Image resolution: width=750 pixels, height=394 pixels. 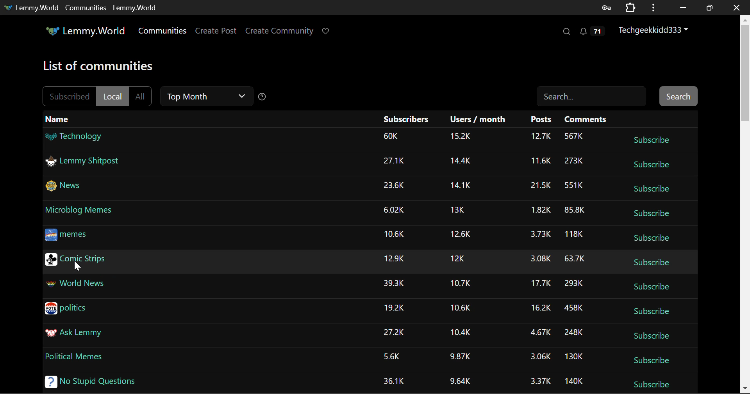 I want to click on Subscribe, so click(x=650, y=383).